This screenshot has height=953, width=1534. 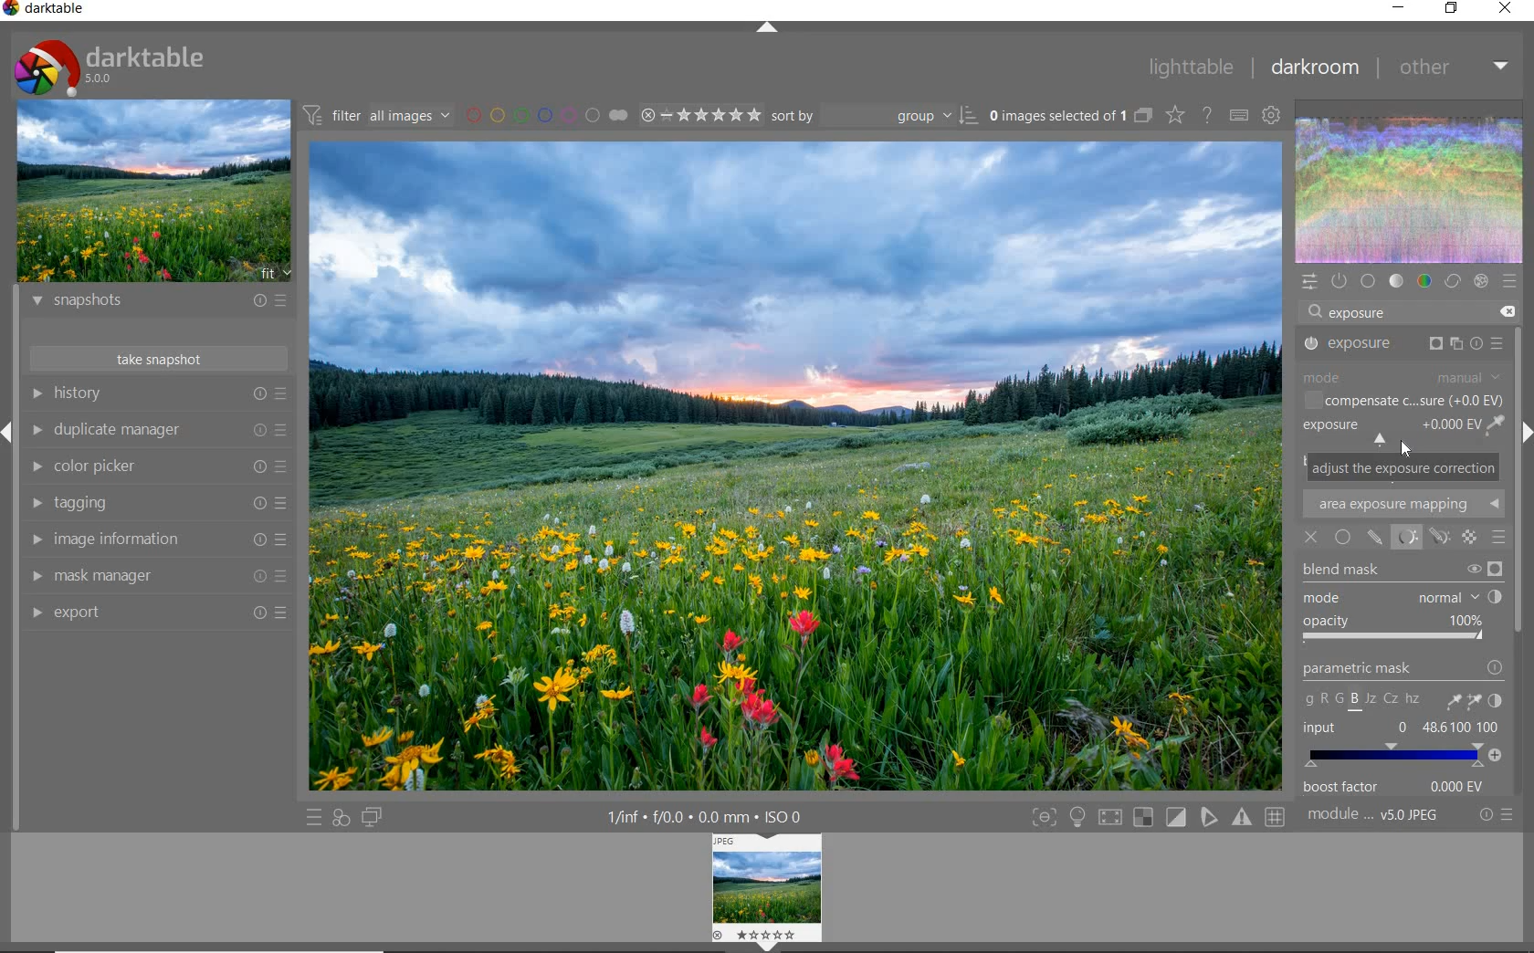 I want to click on BLENDING OPTIONS, so click(x=1499, y=539).